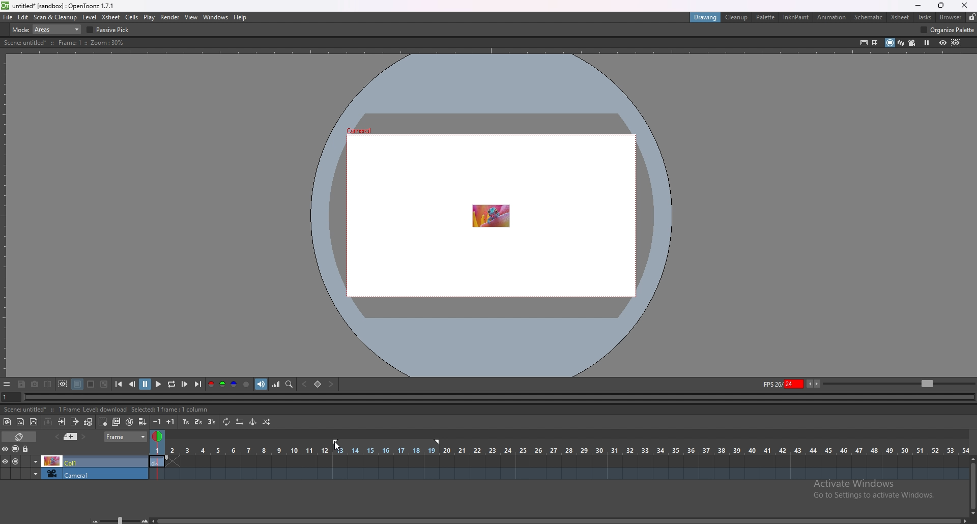 The image size is (977, 524). Describe the element at coordinates (149, 18) in the screenshot. I see `play` at that location.